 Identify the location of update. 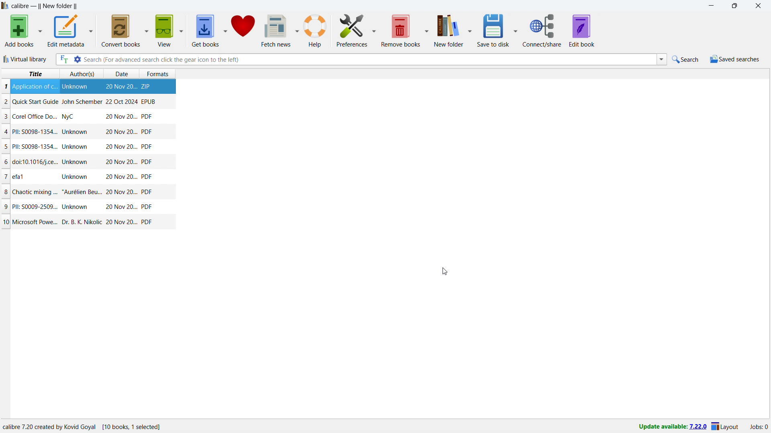
(672, 427).